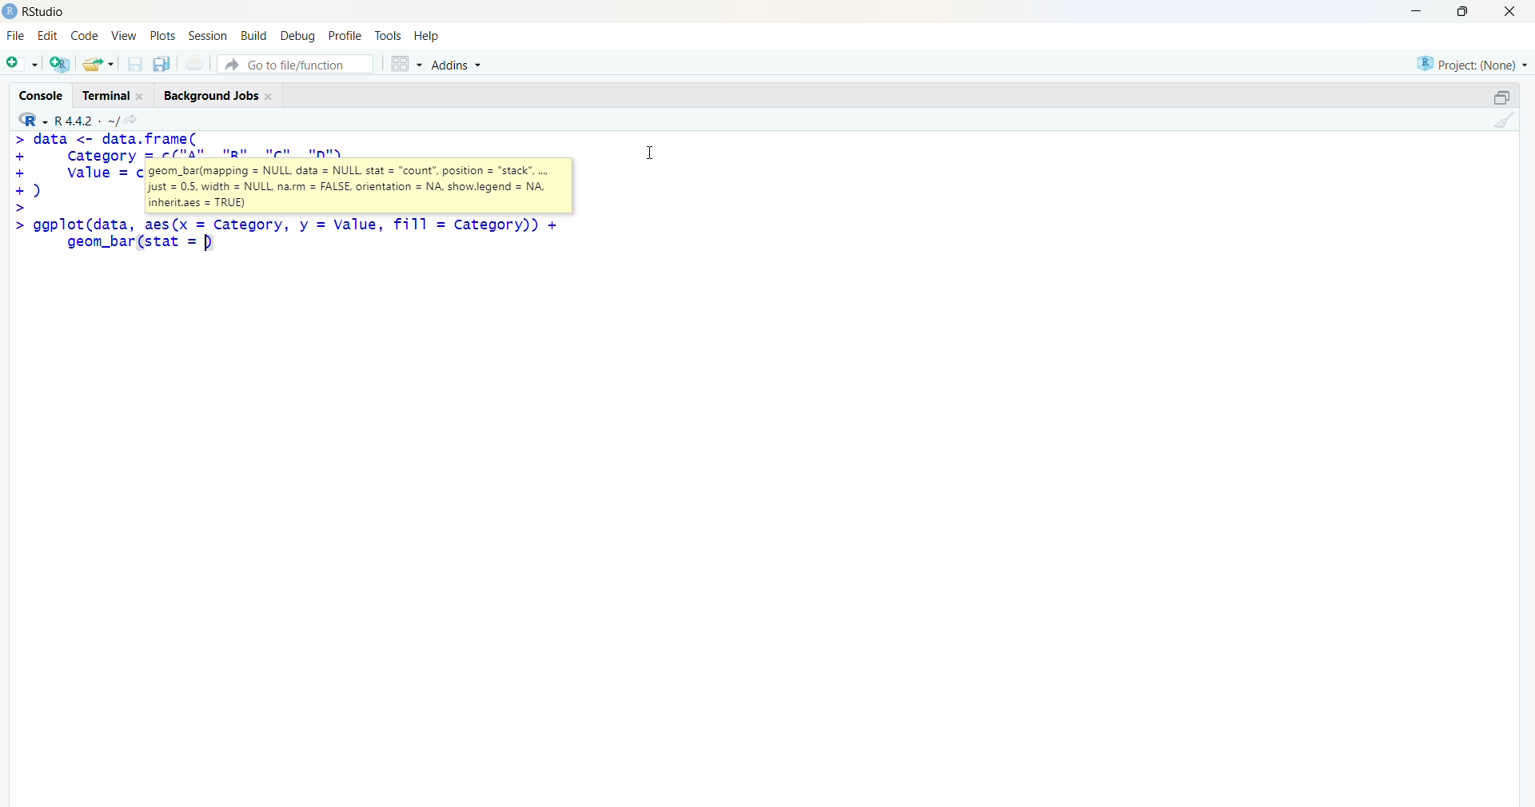 The width and height of the screenshot is (1535, 807). What do you see at coordinates (48, 36) in the screenshot?
I see `edit` at bounding box center [48, 36].